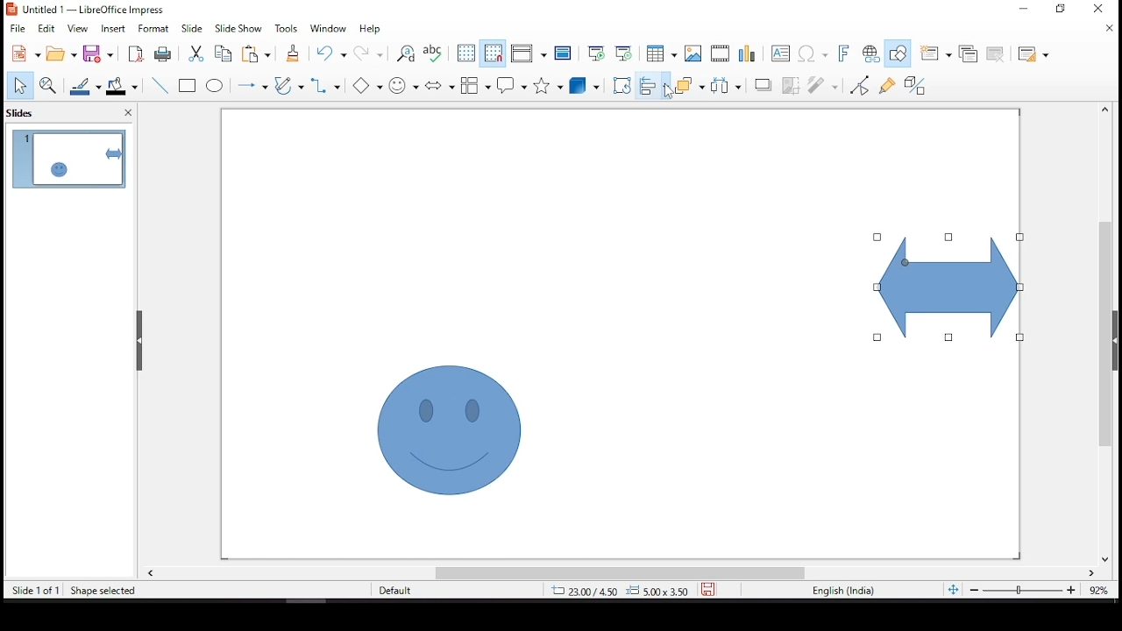 The height and width of the screenshot is (631, 1122). Describe the element at coordinates (220, 53) in the screenshot. I see `copy` at that location.